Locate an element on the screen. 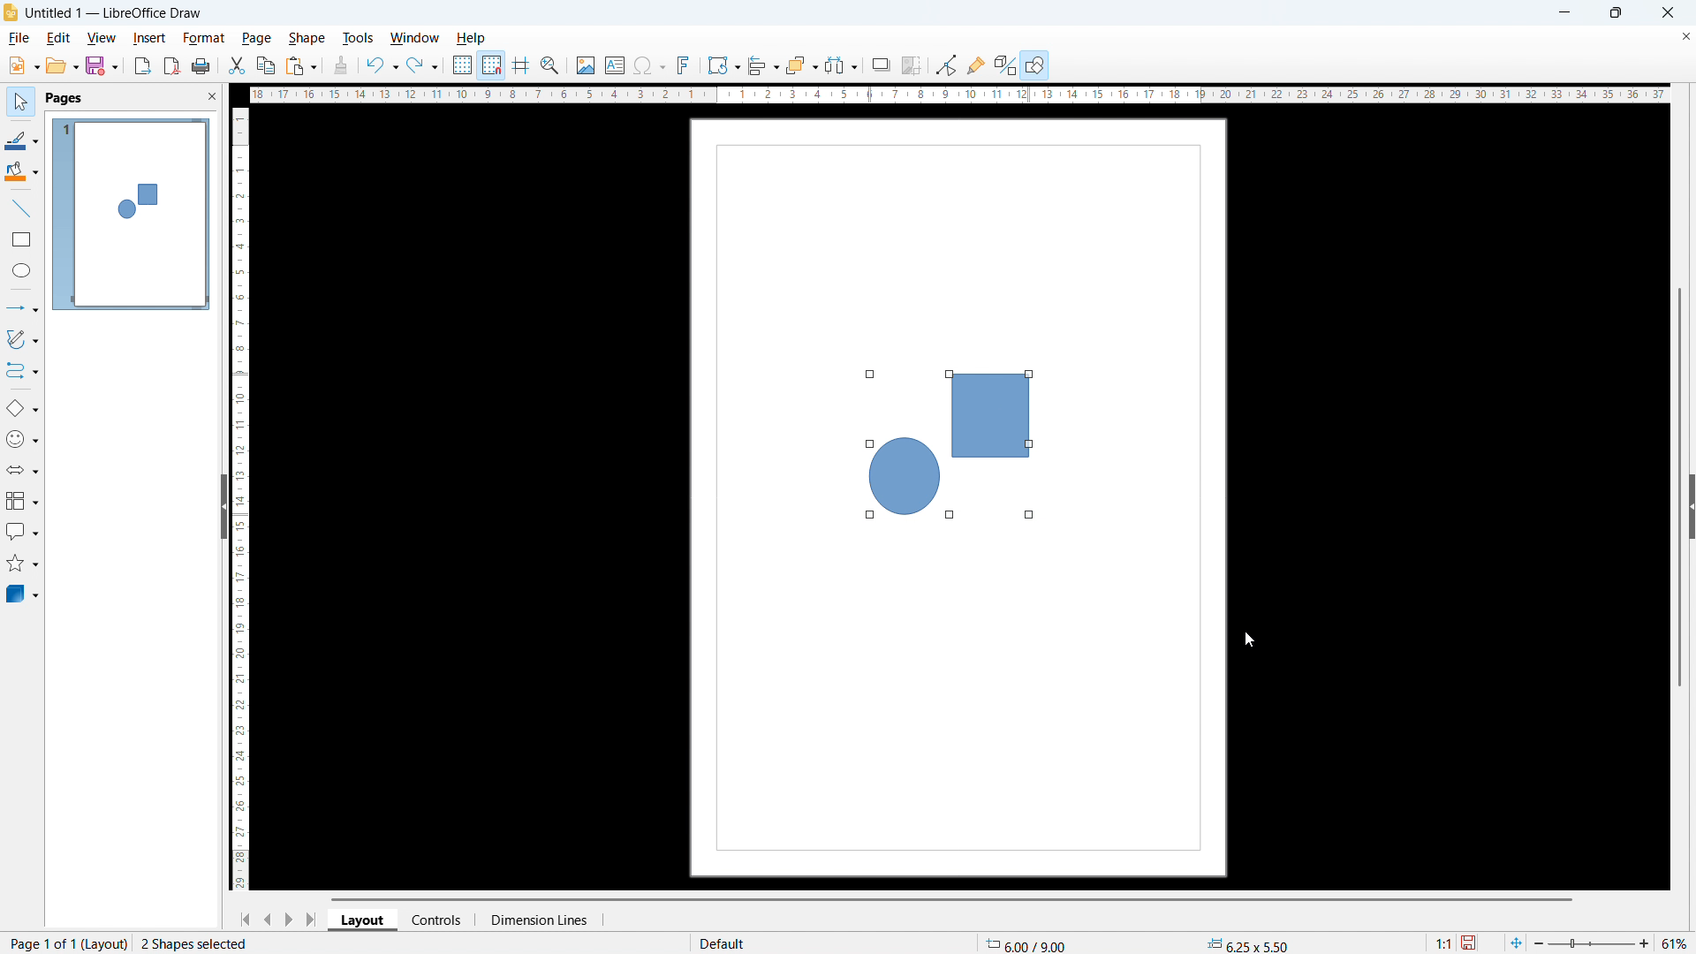  page is located at coordinates (258, 37).